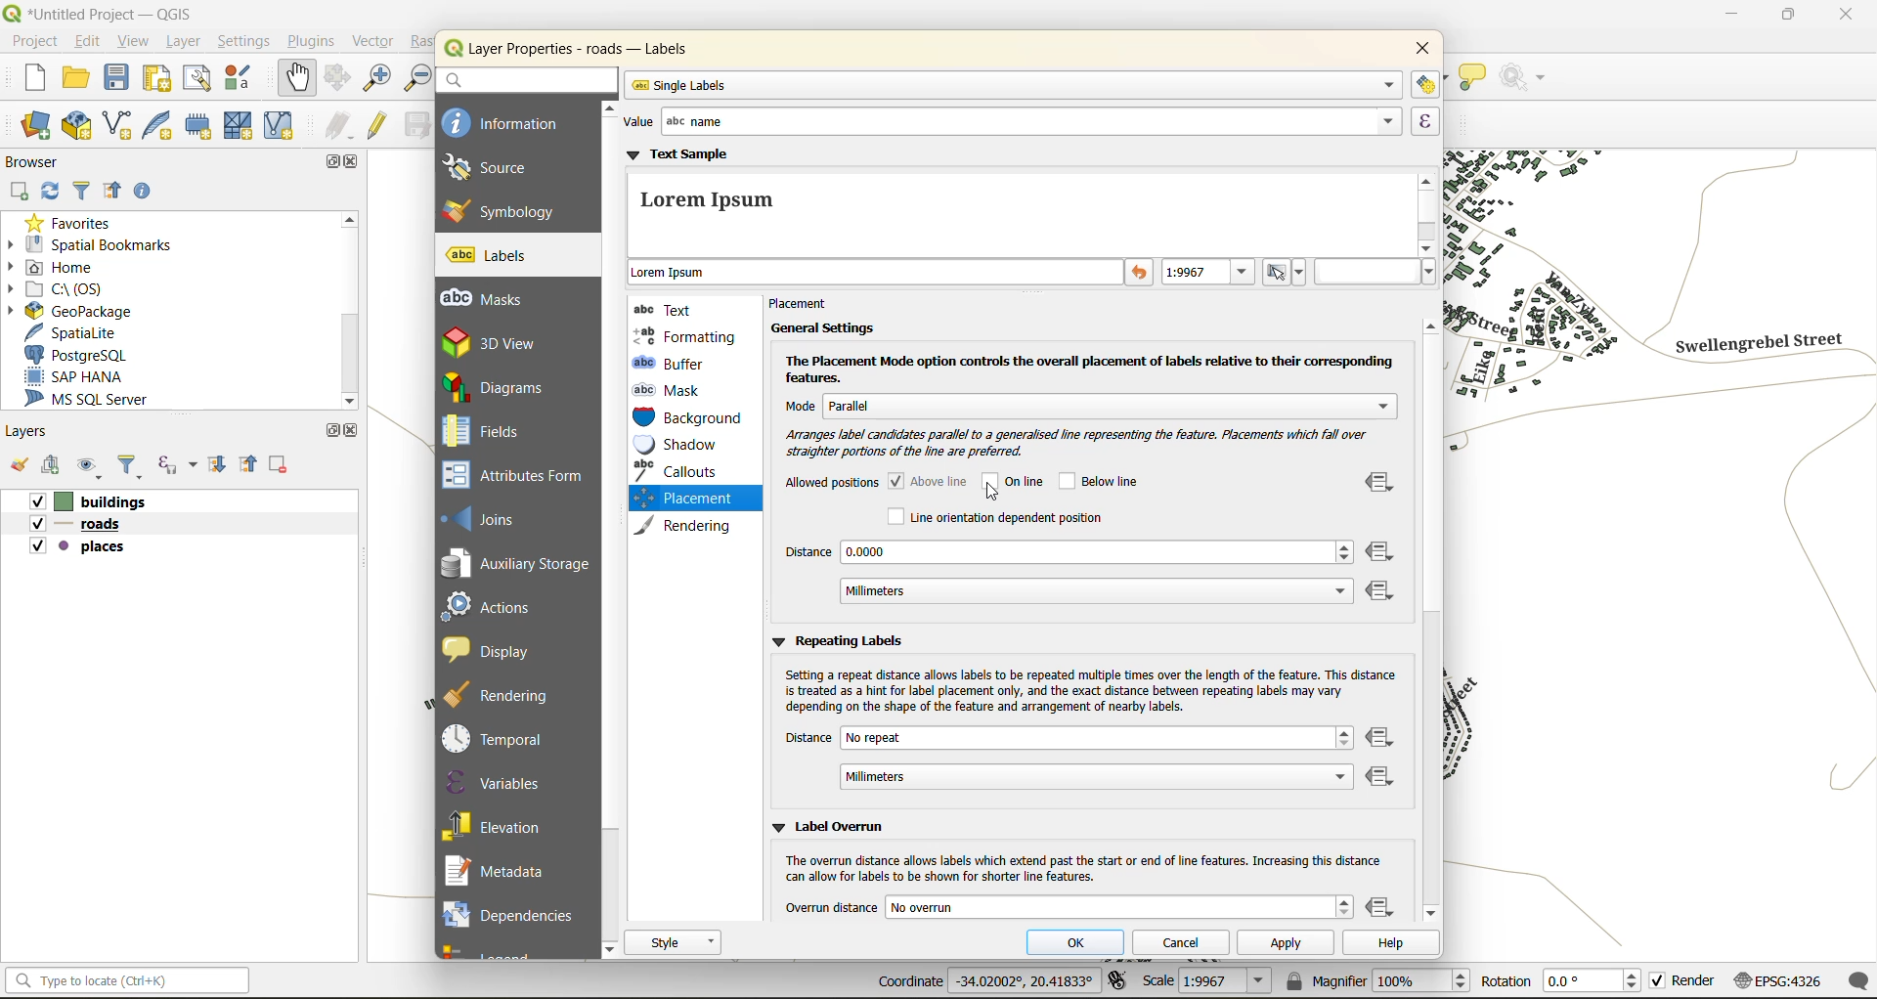 The width and height of the screenshot is (1877, 999). I want to click on spatialite, so click(73, 334).